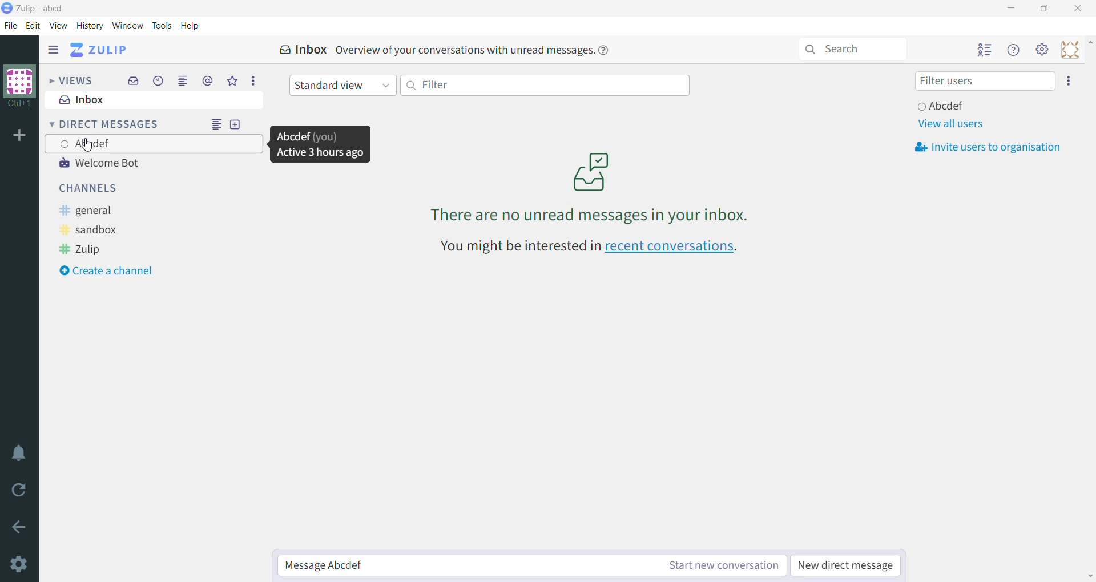 The width and height of the screenshot is (1096, 582). What do you see at coordinates (92, 149) in the screenshot?
I see `cursor` at bounding box center [92, 149].